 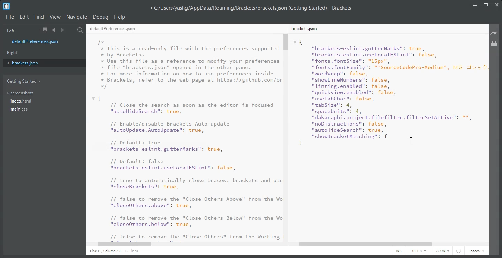 I want to click on File, so click(x=10, y=17).